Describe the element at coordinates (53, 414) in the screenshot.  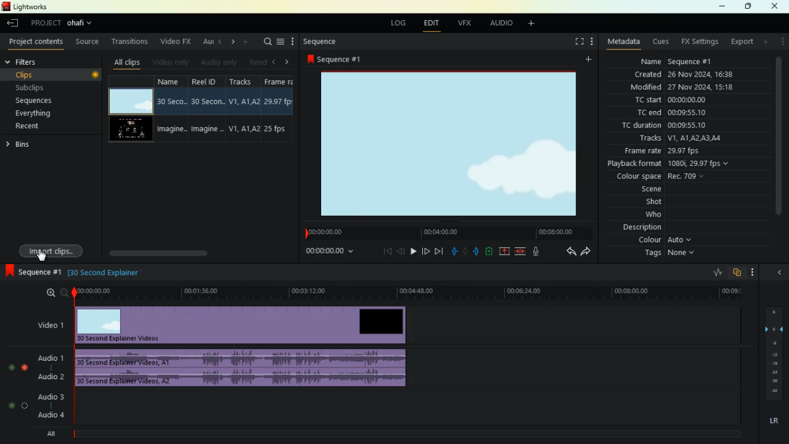
I see `audio4` at that location.